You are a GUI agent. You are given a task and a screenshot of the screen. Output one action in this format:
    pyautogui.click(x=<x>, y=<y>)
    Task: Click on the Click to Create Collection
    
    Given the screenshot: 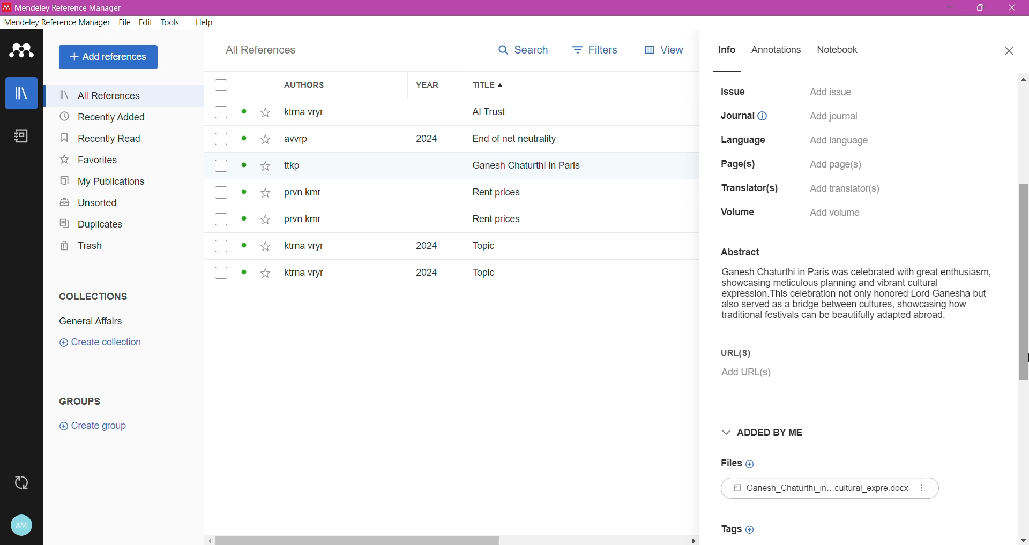 What is the action you would take?
    pyautogui.click(x=106, y=344)
    